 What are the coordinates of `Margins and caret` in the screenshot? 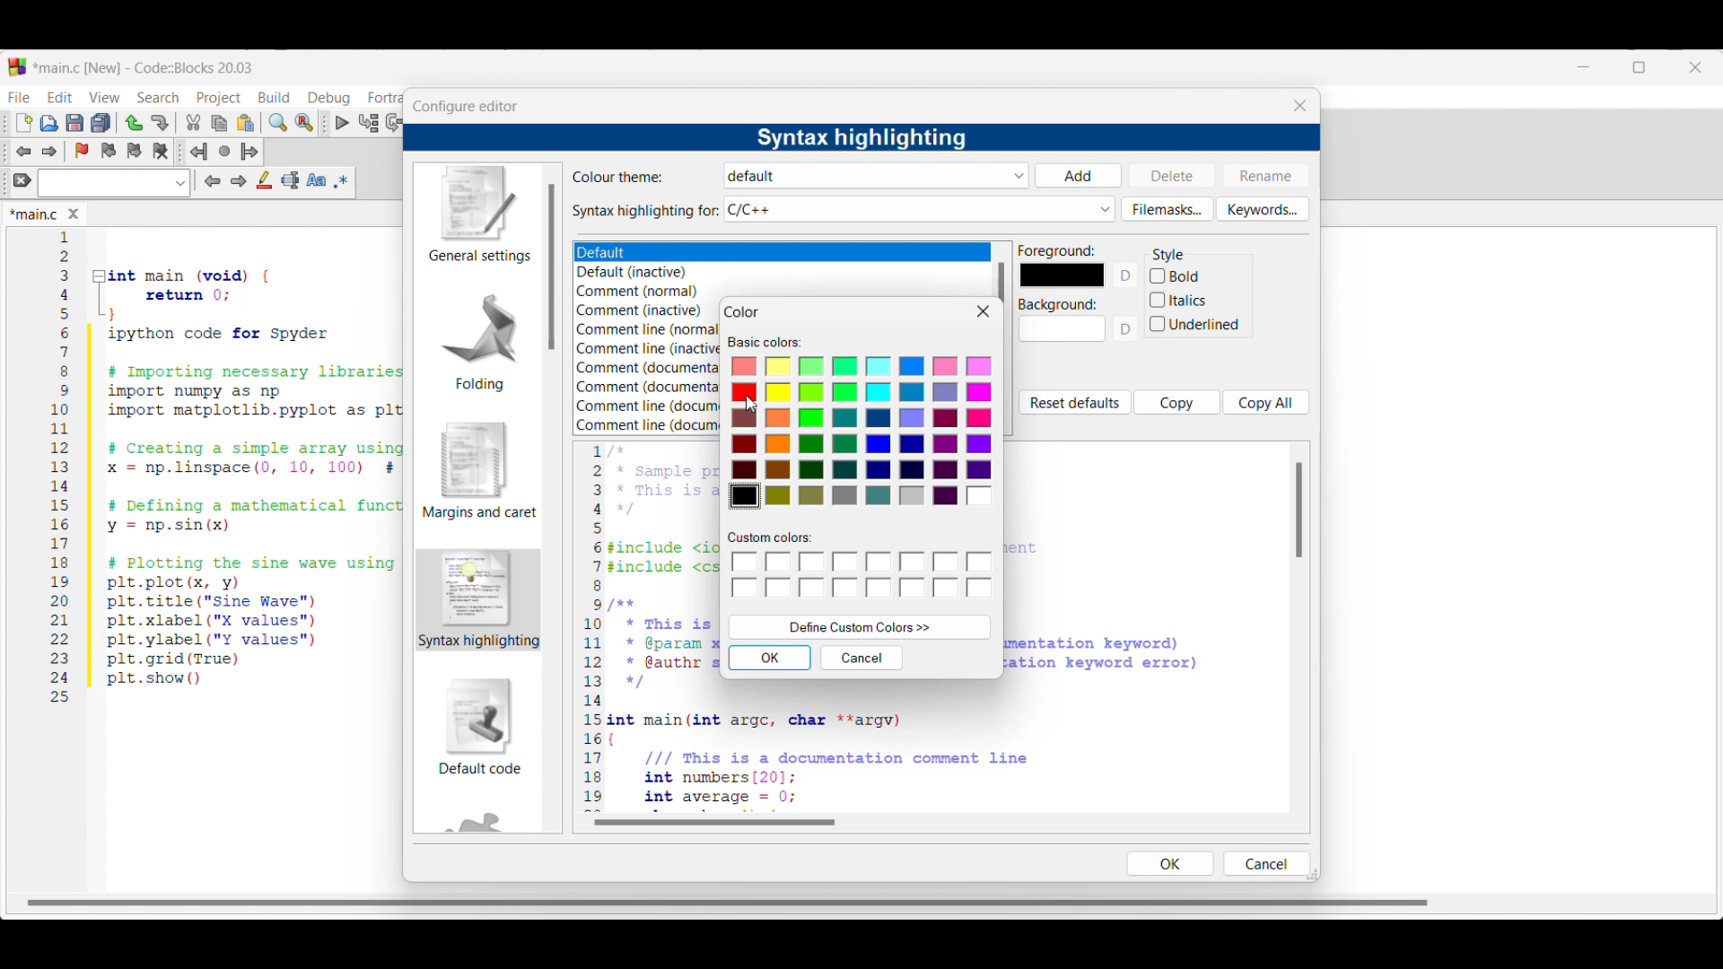 It's located at (480, 470).